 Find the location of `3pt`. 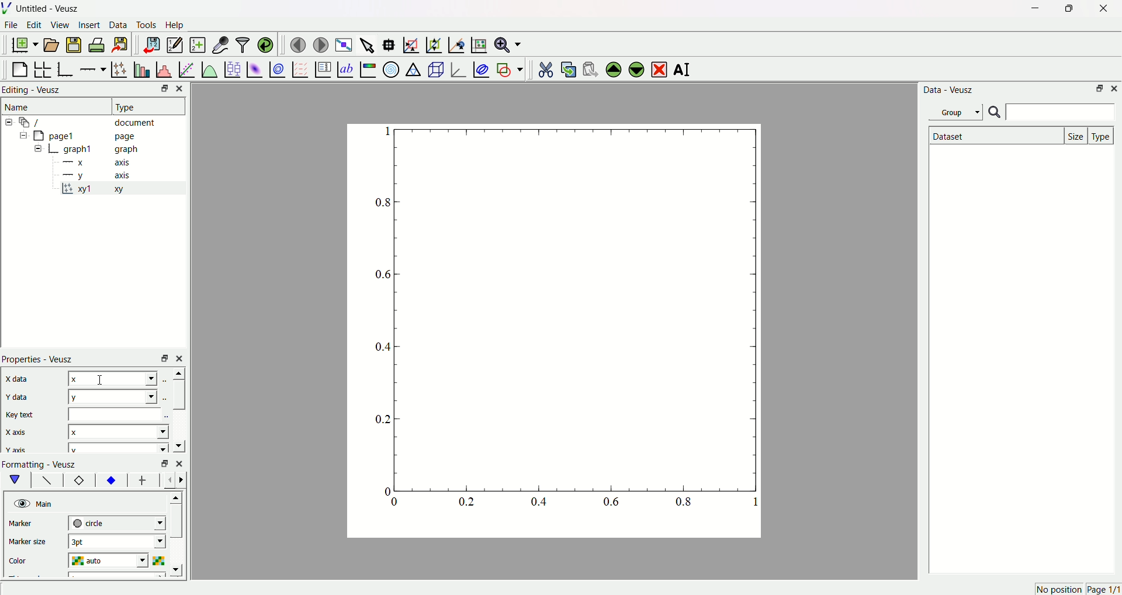

3pt is located at coordinates (116, 541).